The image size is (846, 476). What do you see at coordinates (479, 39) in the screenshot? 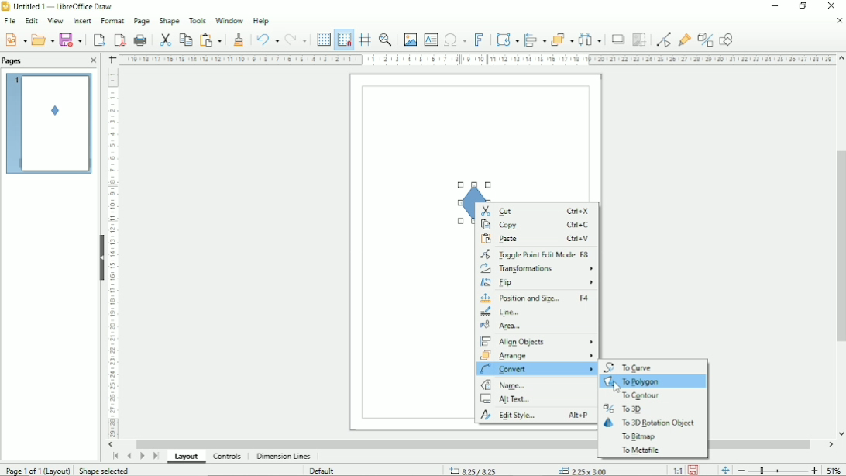
I see `Insert fontwork text` at bounding box center [479, 39].